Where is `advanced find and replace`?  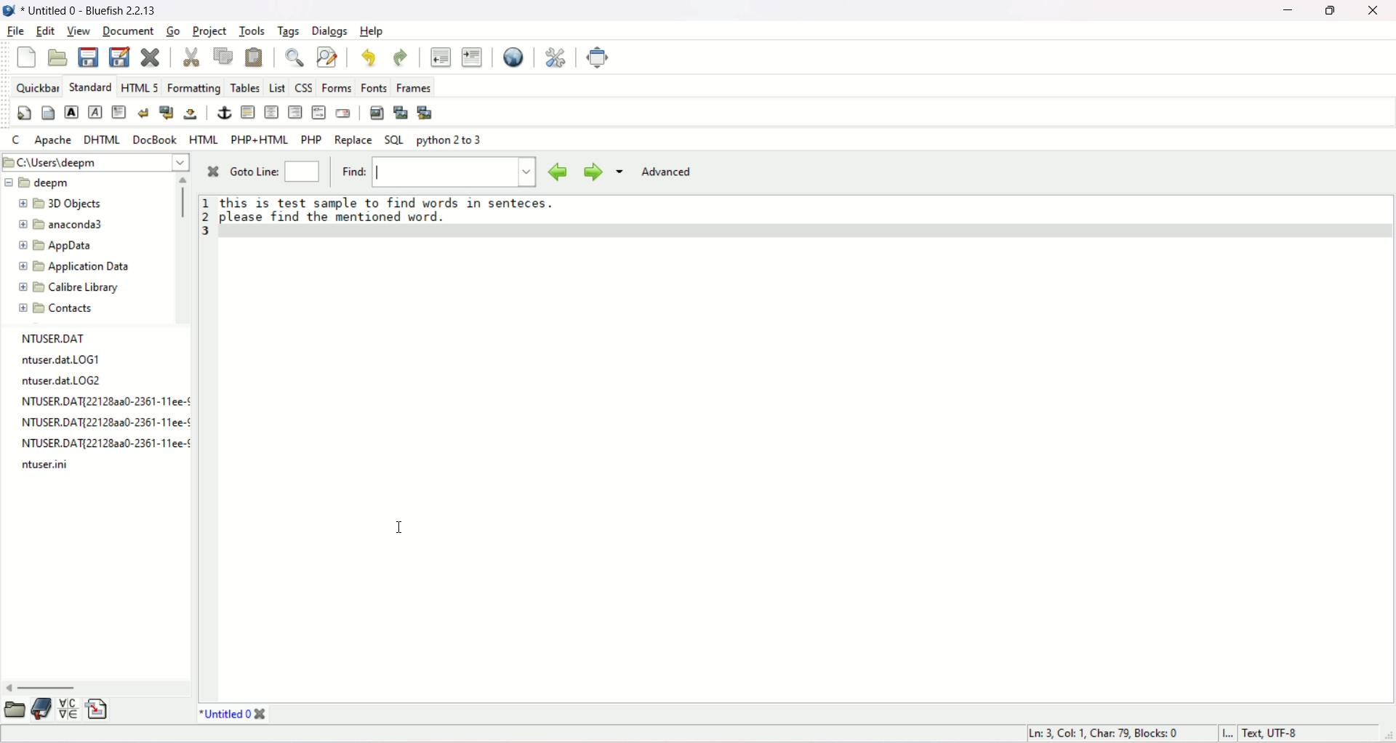 advanced find and replace is located at coordinates (326, 55).